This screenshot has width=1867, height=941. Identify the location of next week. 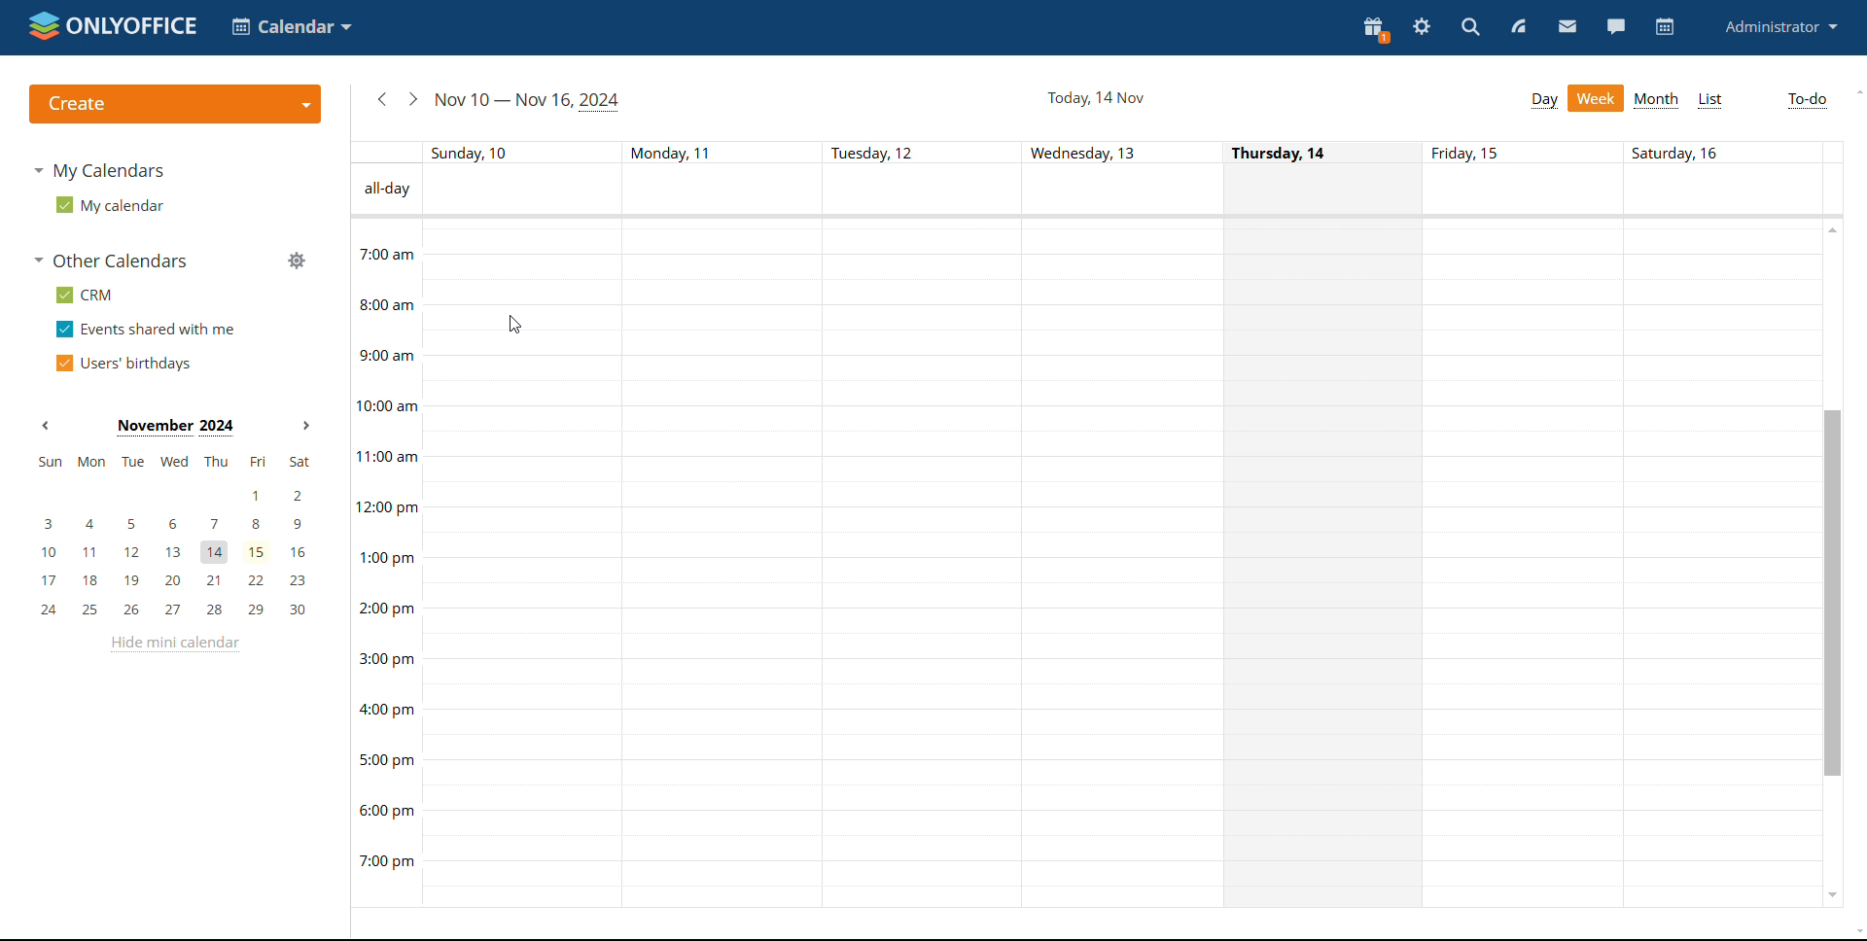
(410, 99).